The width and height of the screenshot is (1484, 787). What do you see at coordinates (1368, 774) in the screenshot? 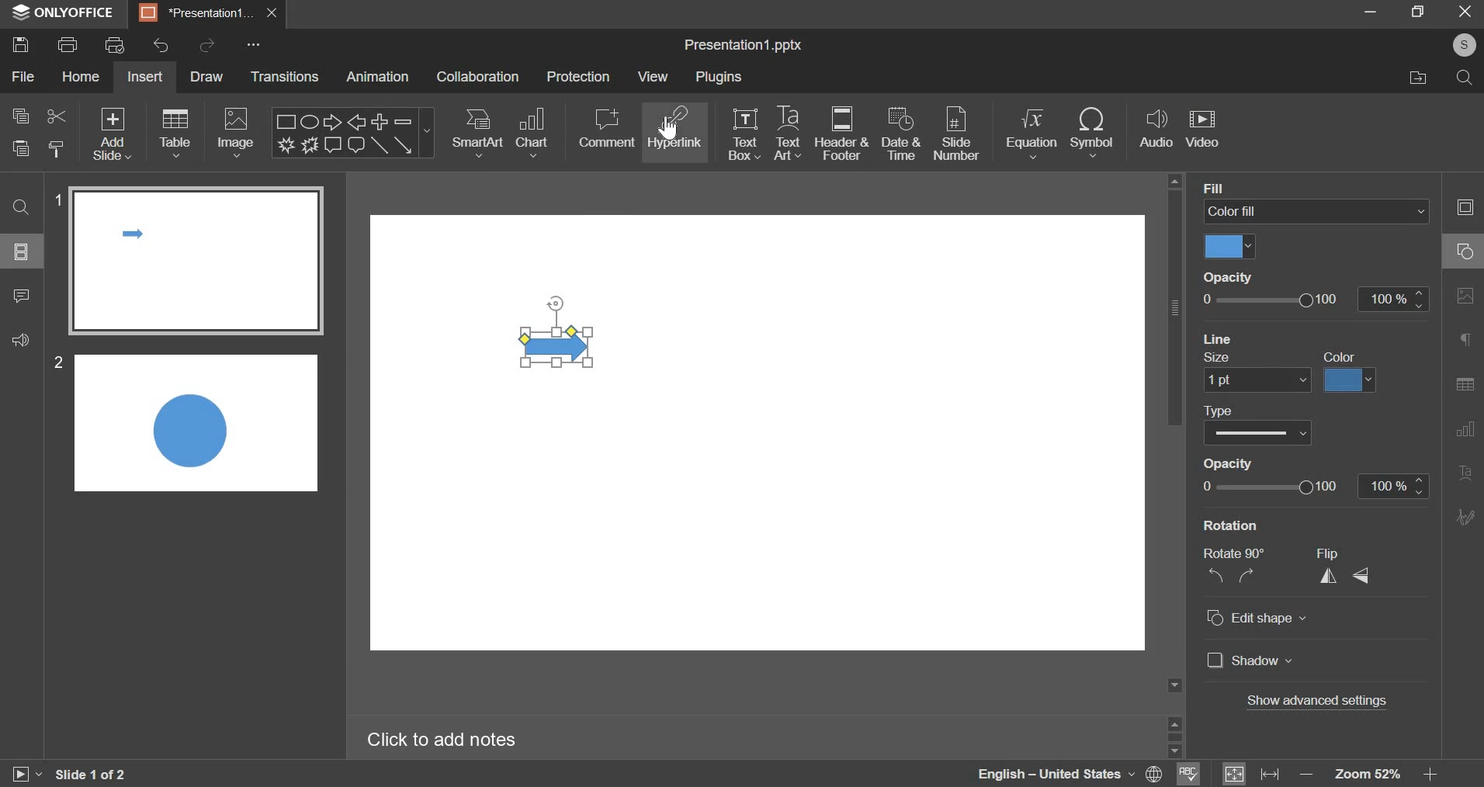
I see `zoom 52%` at bounding box center [1368, 774].